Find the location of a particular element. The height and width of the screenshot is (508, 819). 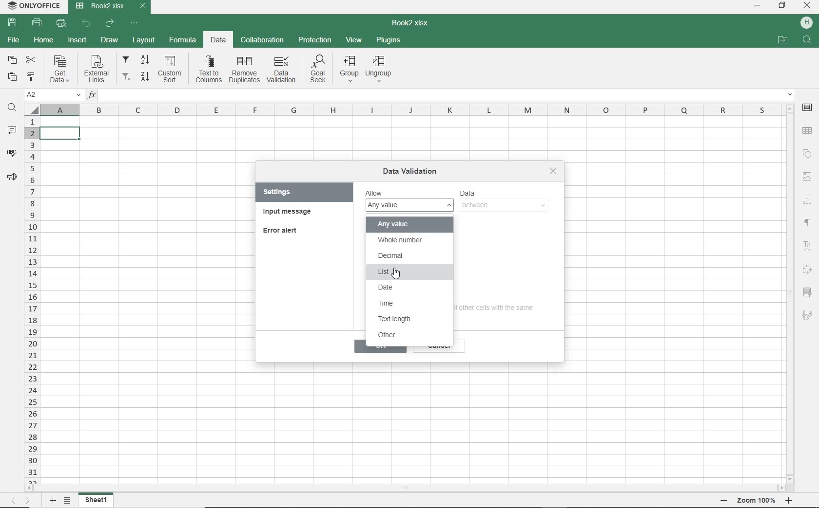

COMMENTS is located at coordinates (11, 131).